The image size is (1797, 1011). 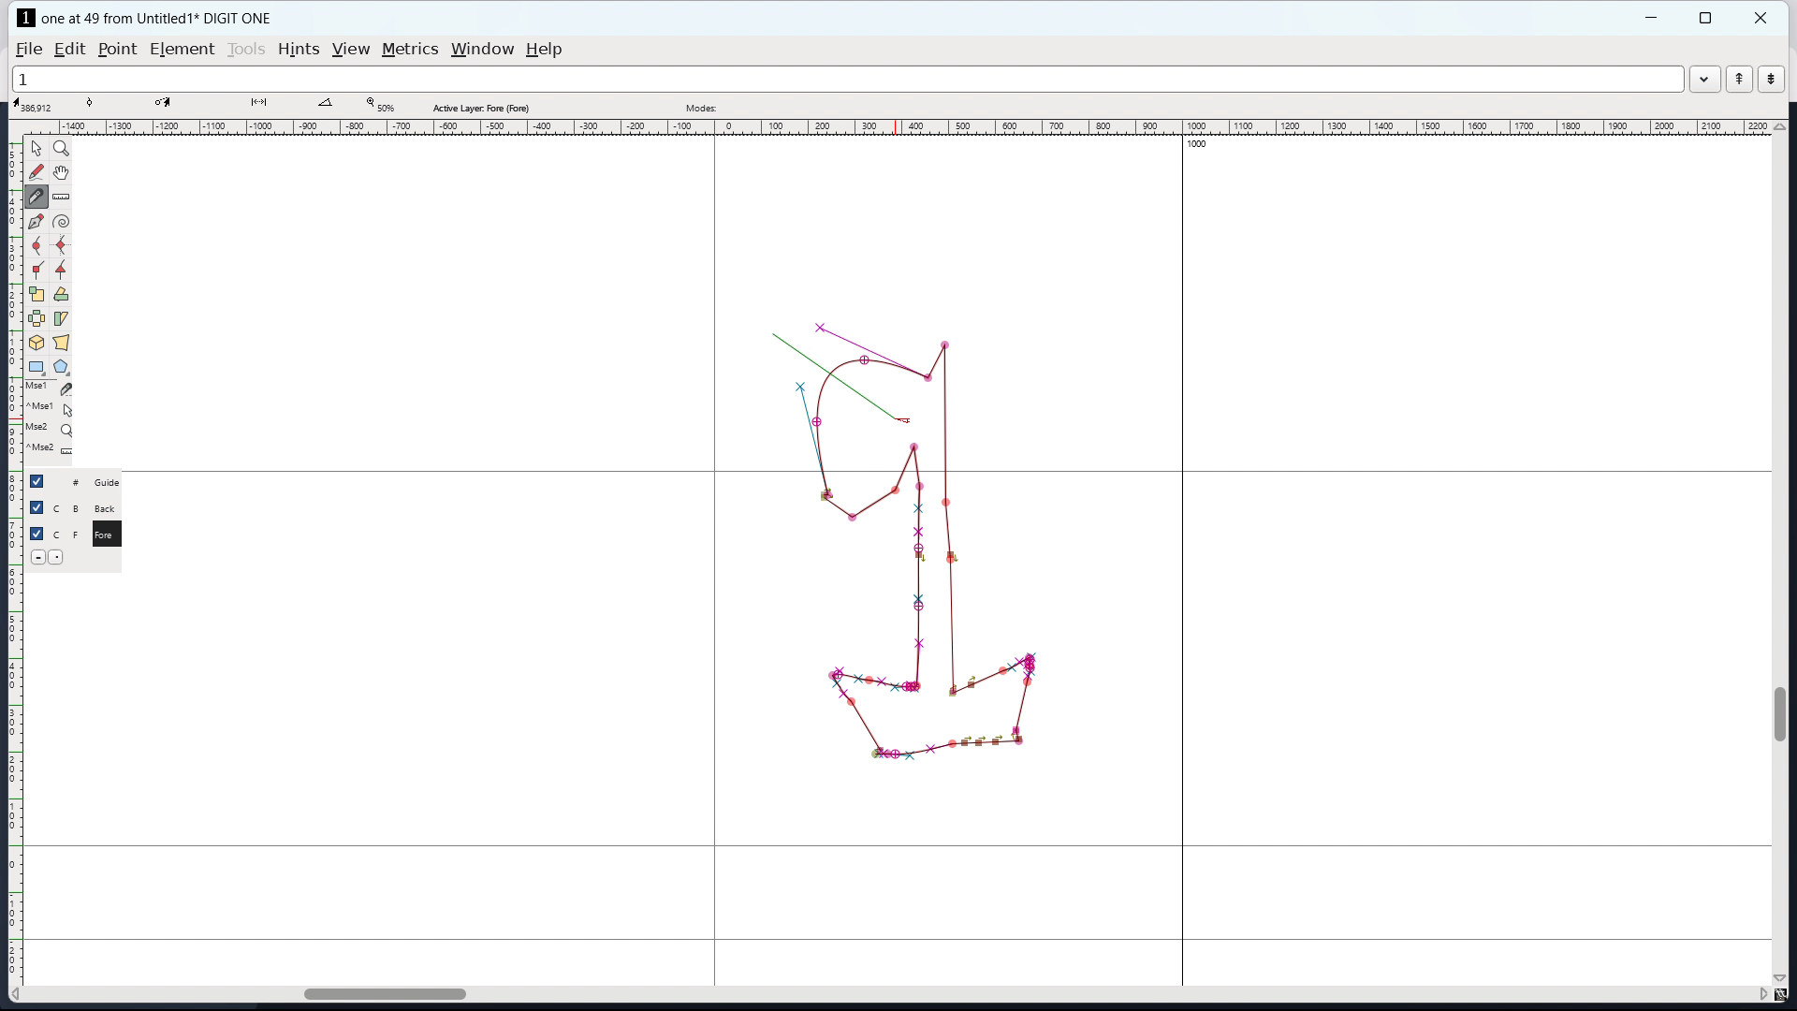 I want to click on close, so click(x=1762, y=18).